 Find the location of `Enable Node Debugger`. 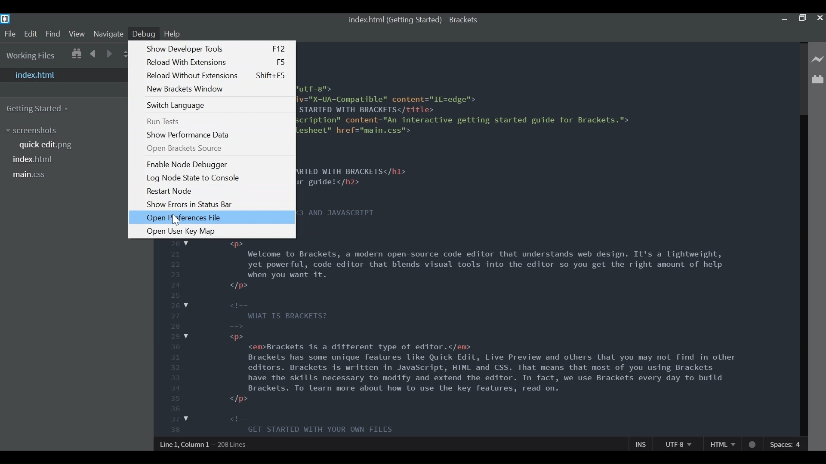

Enable Node Debugger is located at coordinates (188, 165).